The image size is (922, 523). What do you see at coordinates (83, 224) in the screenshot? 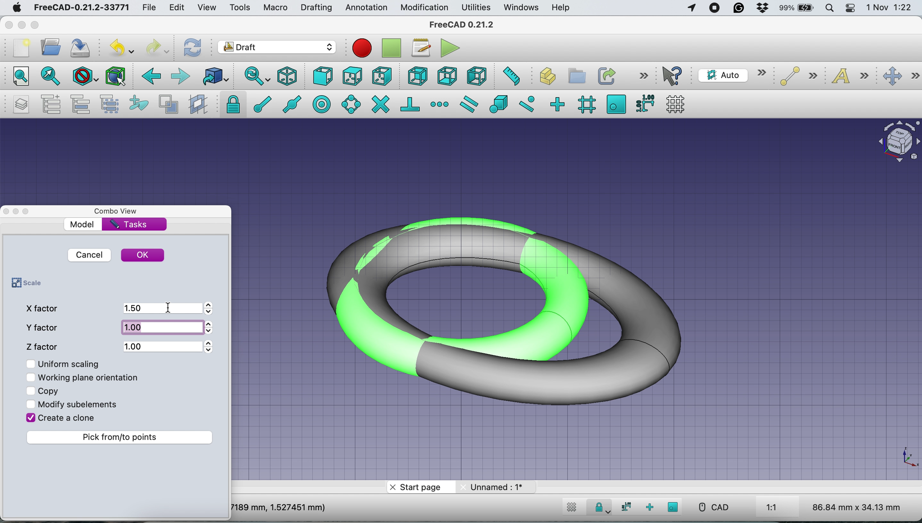
I see `model` at bounding box center [83, 224].